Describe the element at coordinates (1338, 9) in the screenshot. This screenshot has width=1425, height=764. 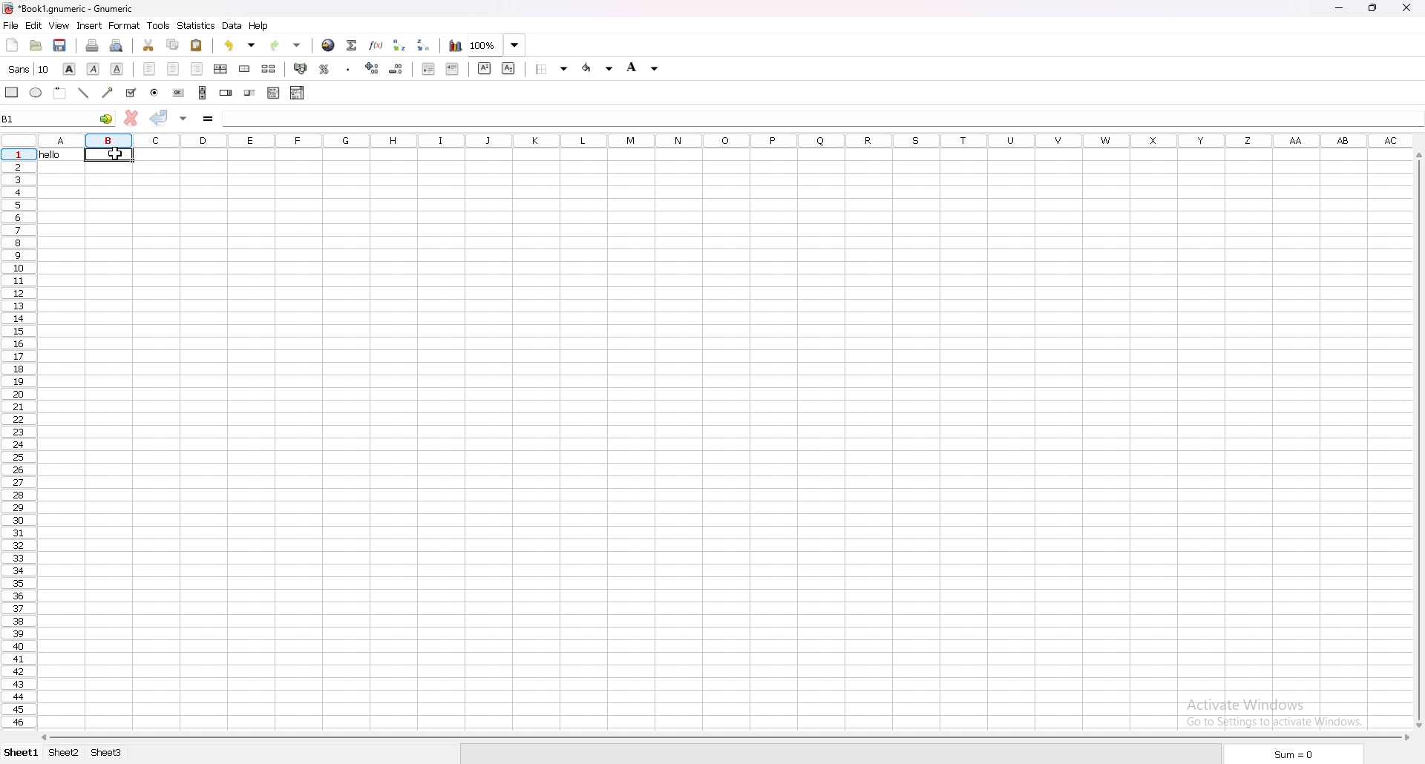
I see `minimize` at that location.